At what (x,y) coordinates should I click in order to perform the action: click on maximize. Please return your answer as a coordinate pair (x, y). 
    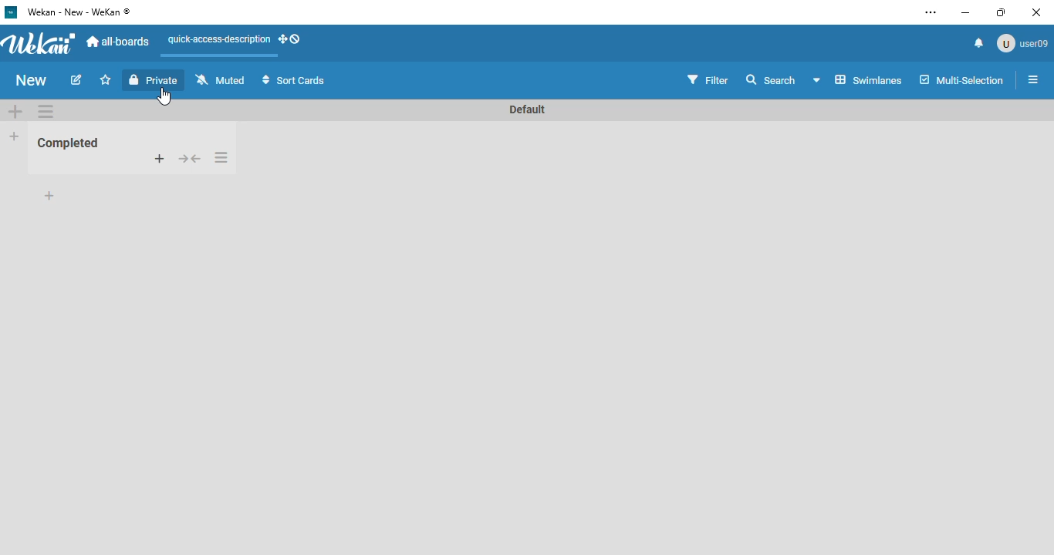
    Looking at the image, I should click on (1002, 12).